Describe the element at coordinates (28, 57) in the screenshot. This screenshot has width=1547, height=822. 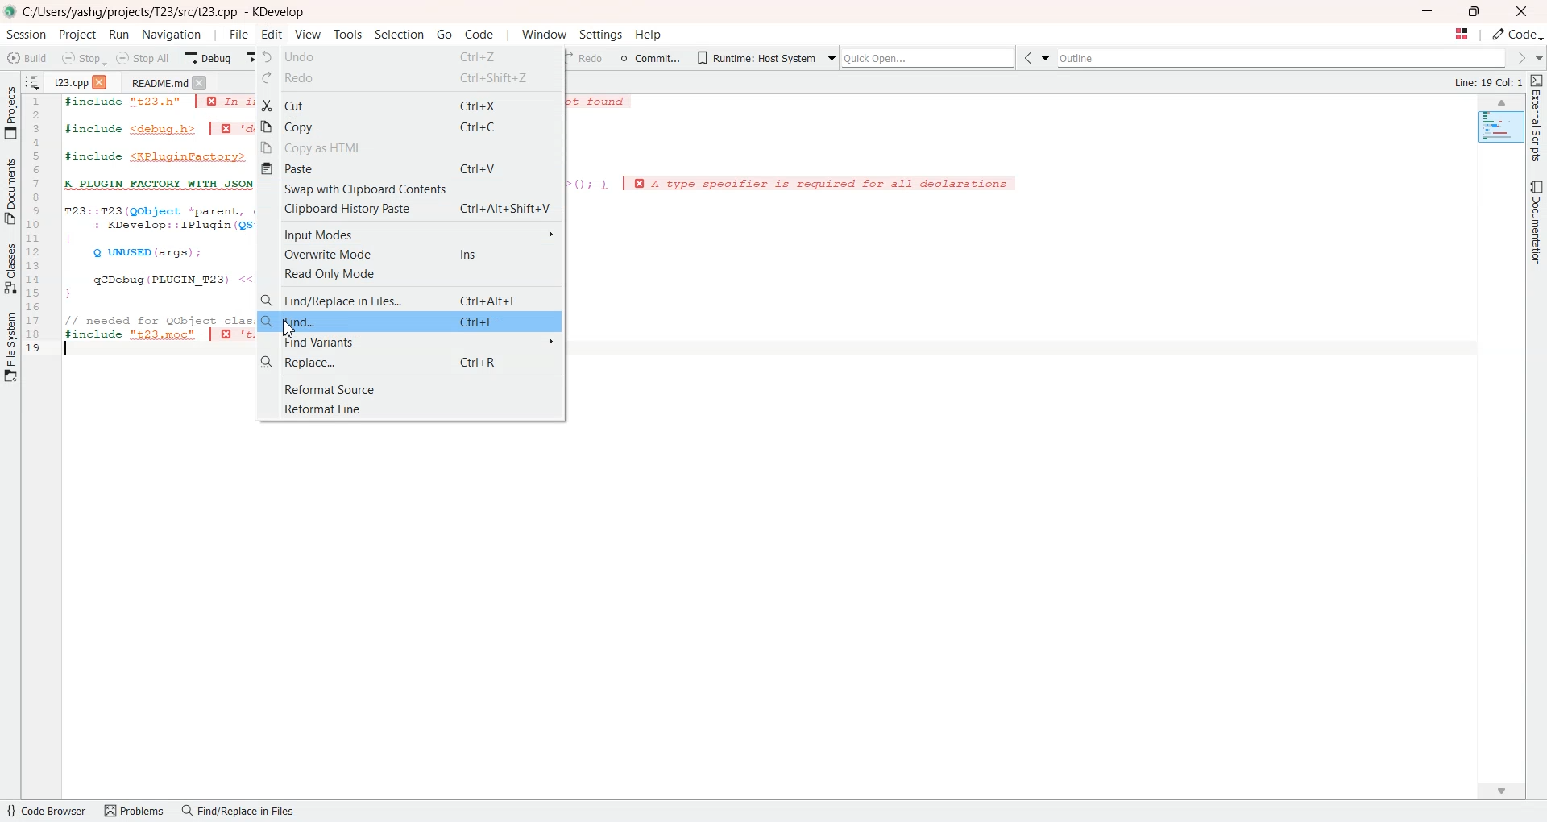
I see `Build` at that location.